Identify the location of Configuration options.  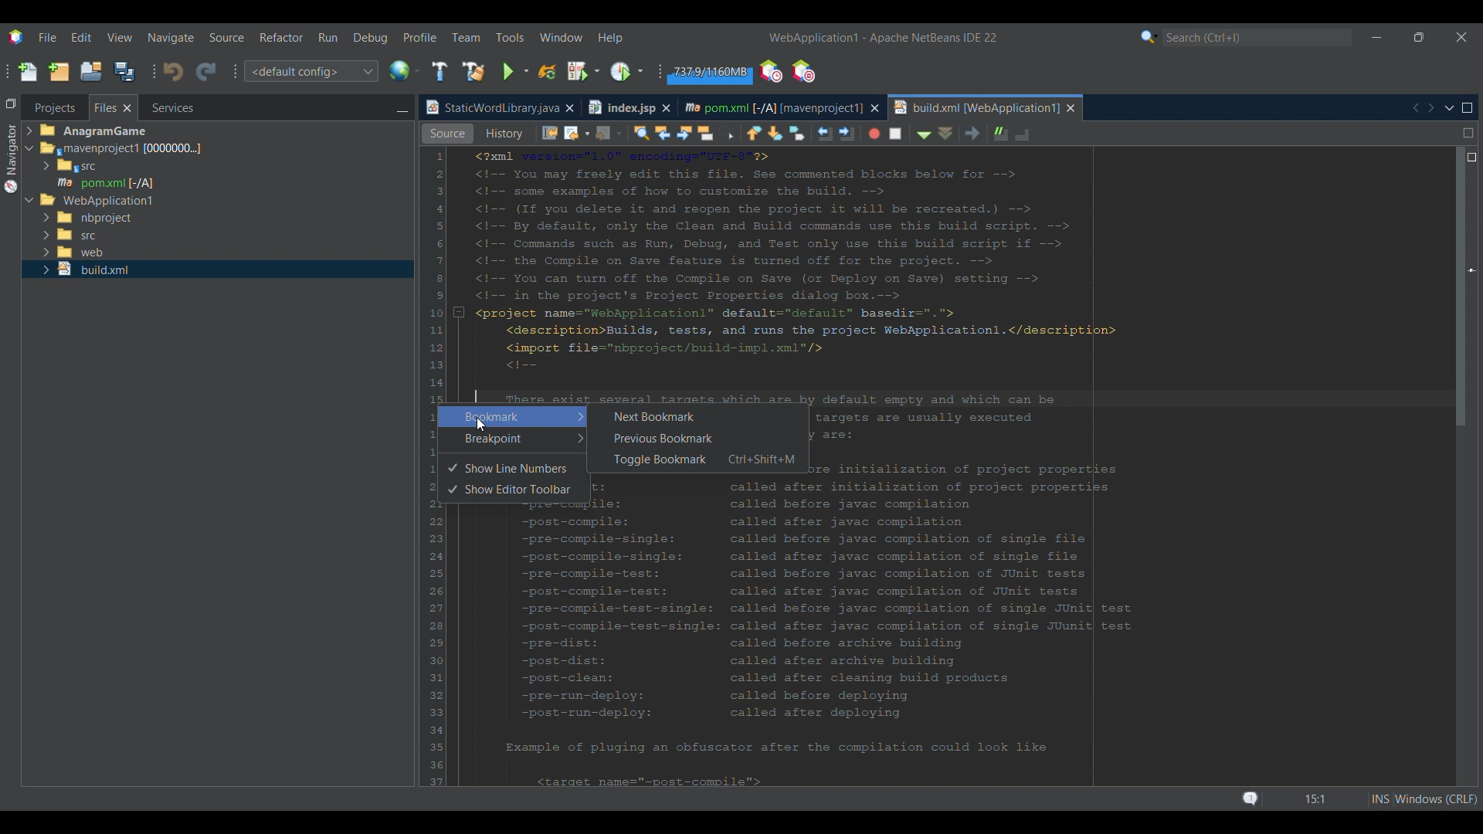
(311, 71).